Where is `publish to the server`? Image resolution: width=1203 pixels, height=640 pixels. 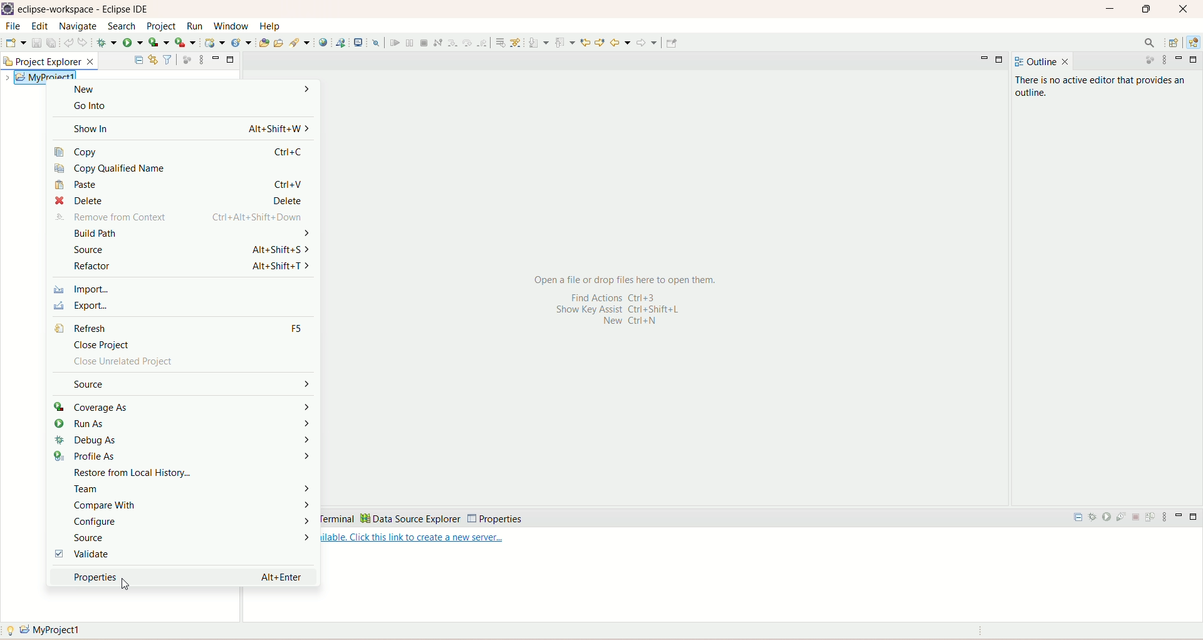
publish to the server is located at coordinates (1152, 519).